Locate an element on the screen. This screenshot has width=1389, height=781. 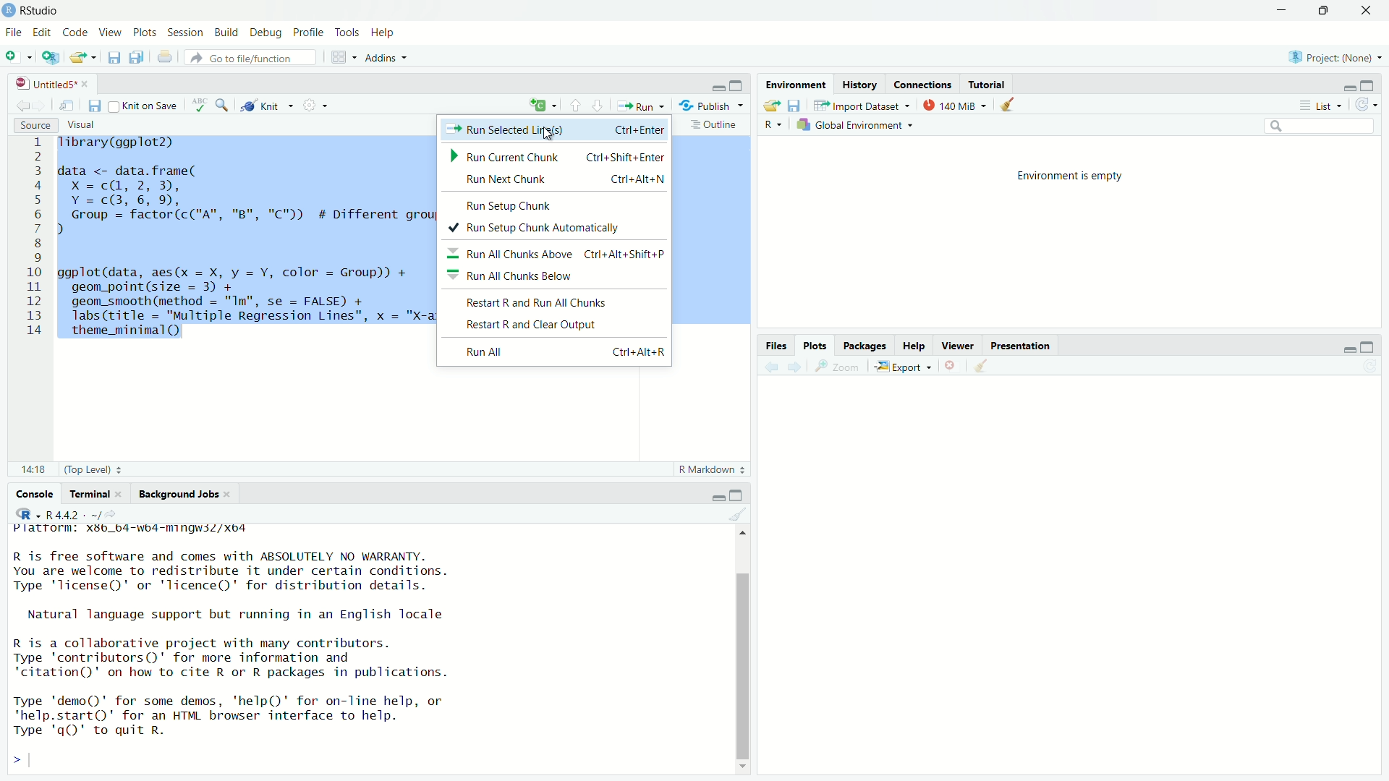
save is located at coordinates (111, 56).